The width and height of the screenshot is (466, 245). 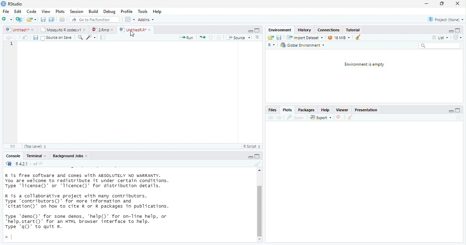 What do you see at coordinates (33, 30) in the screenshot?
I see `close` at bounding box center [33, 30].